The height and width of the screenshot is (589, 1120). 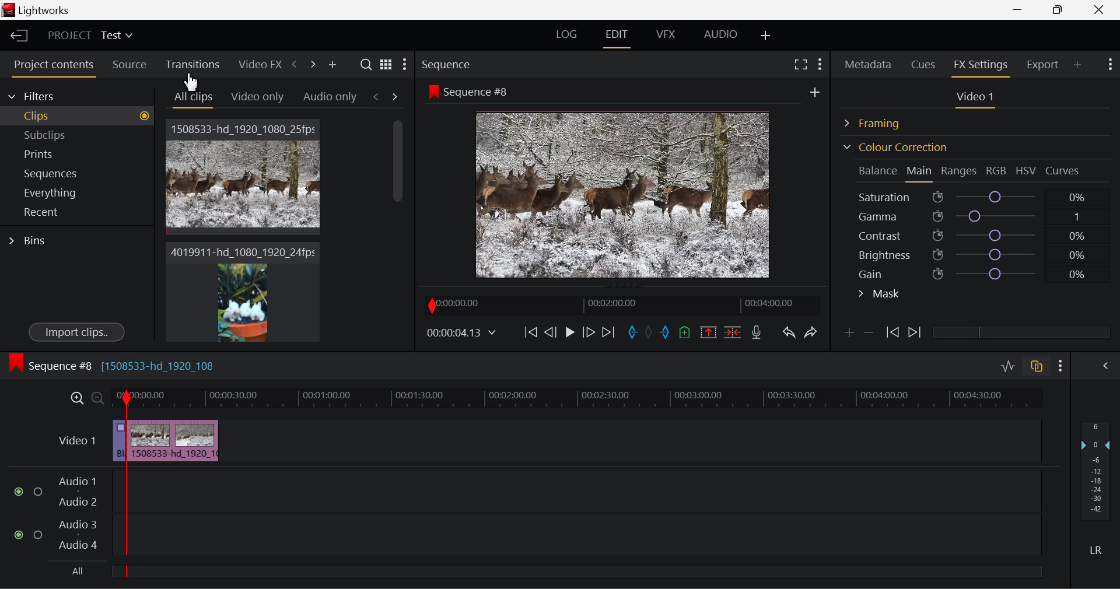 I want to click on slider, so click(x=1021, y=332).